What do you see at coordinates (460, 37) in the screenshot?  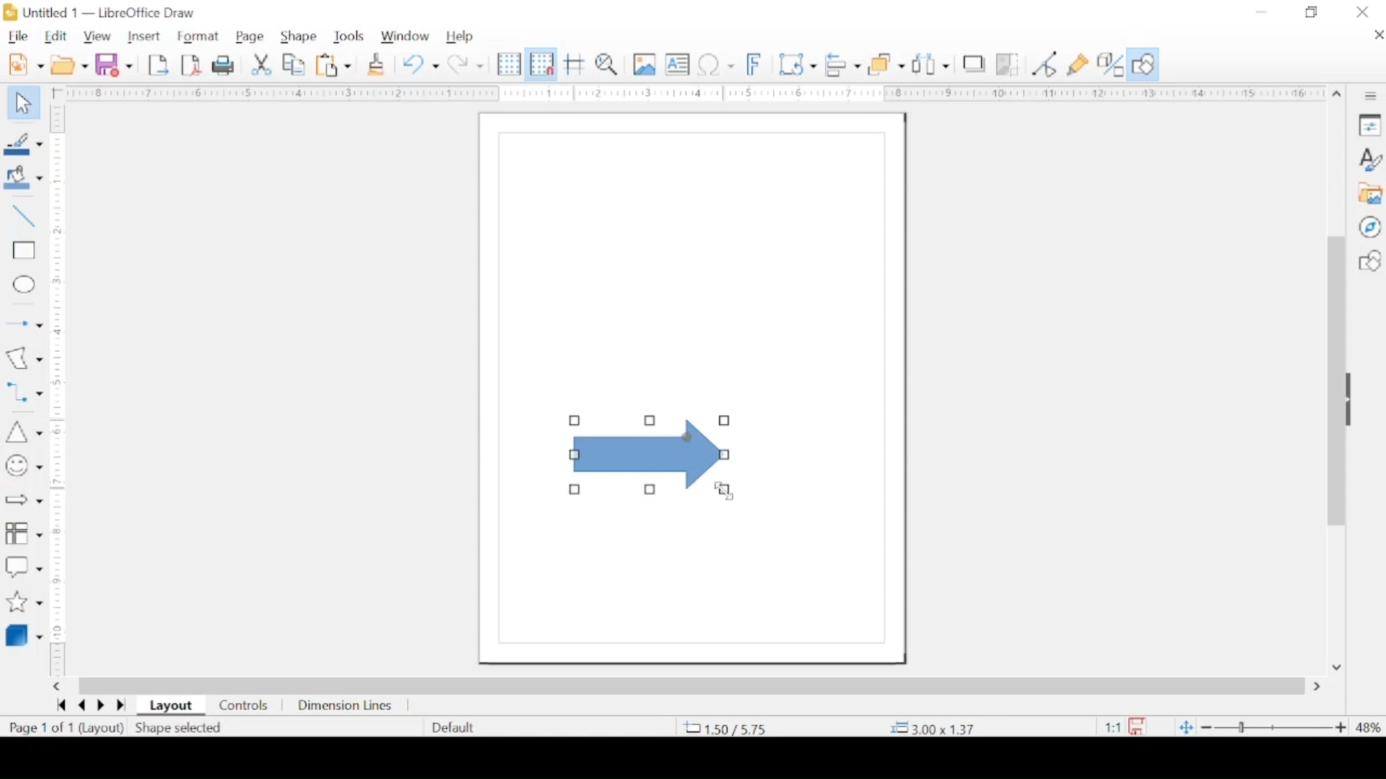 I see `help` at bounding box center [460, 37].